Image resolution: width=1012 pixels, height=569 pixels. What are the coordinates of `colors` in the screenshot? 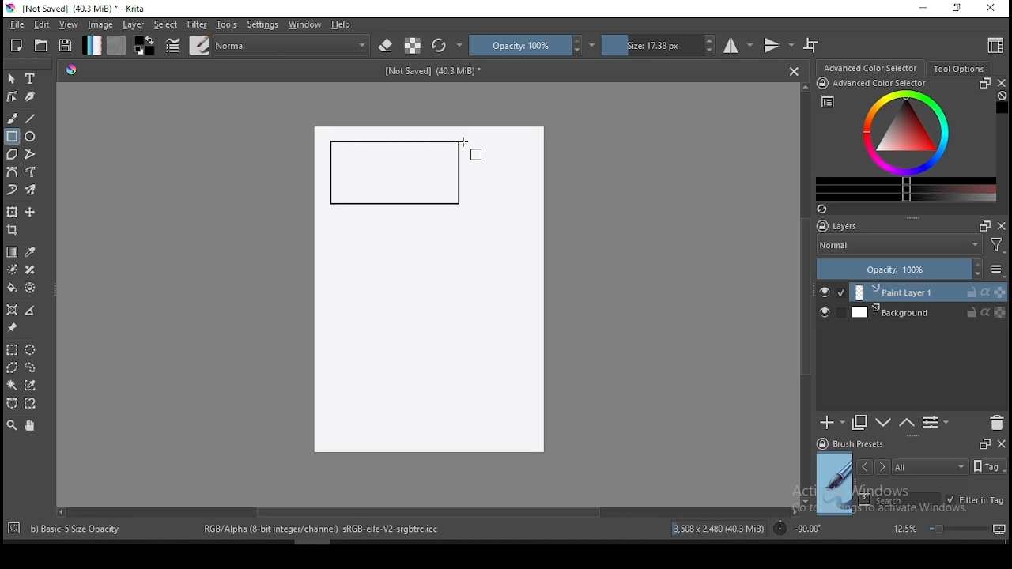 It's located at (145, 45).